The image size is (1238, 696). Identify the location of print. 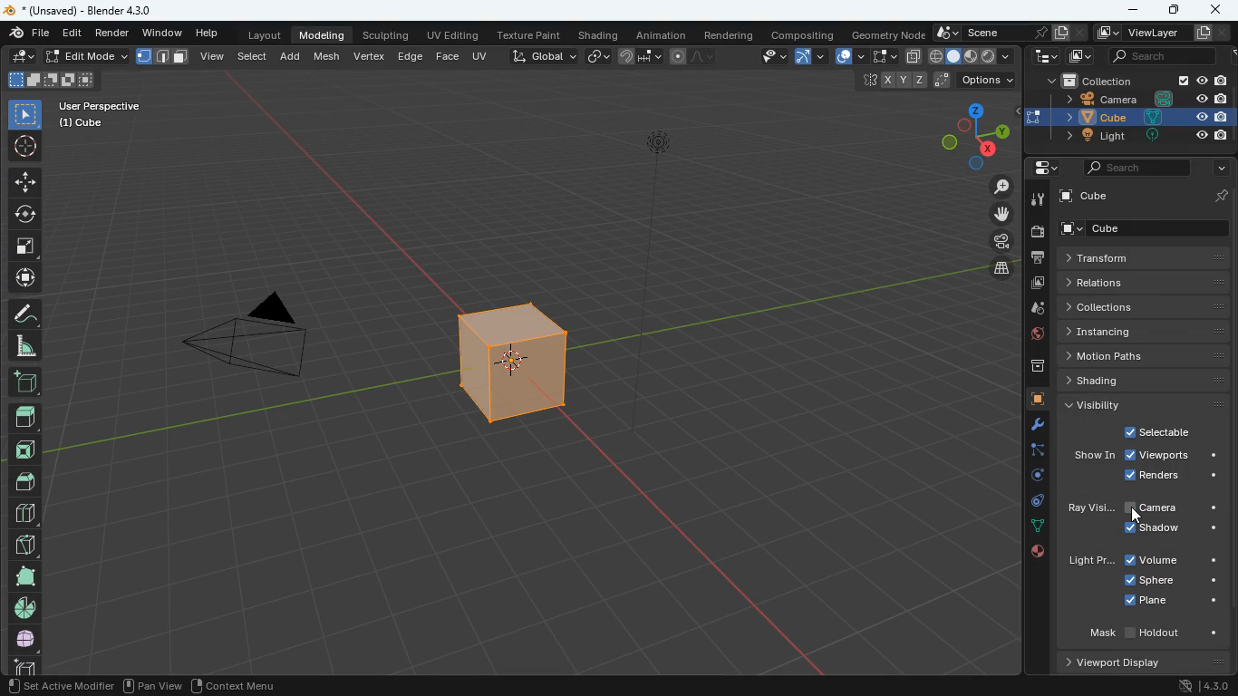
(1040, 259).